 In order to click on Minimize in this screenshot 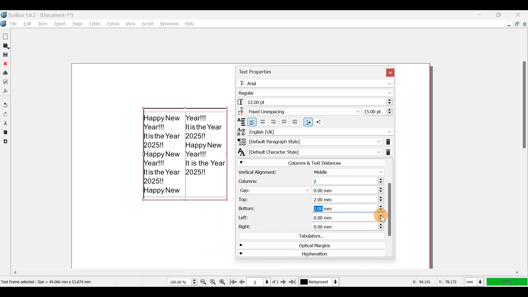, I will do `click(504, 24)`.